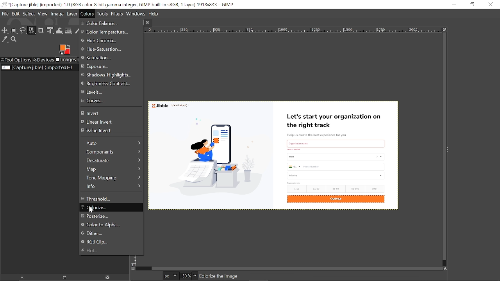 This screenshot has height=281, width=500. I want to click on tools, so click(102, 14).